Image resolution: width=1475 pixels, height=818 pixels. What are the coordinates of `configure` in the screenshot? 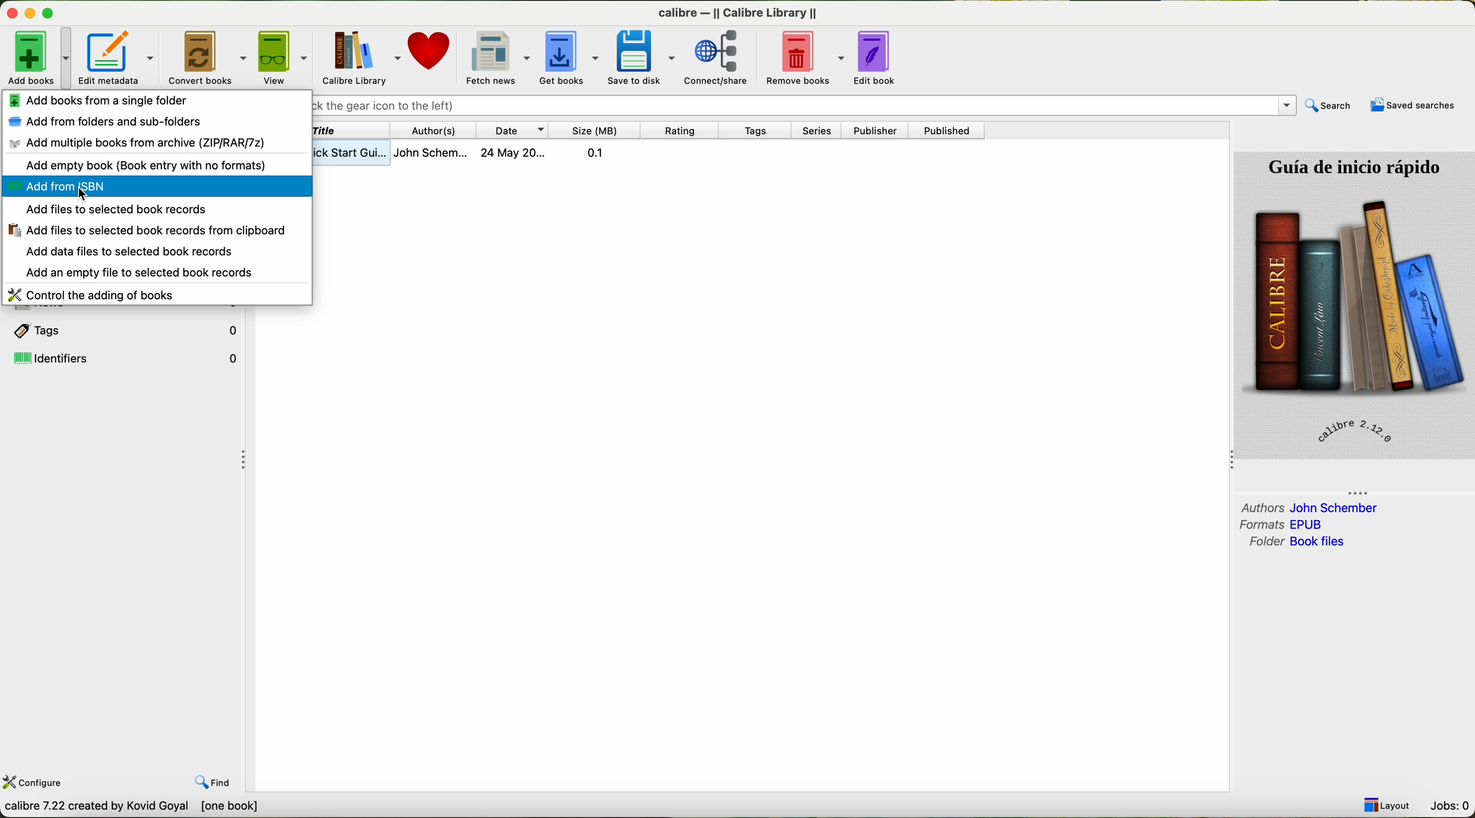 It's located at (34, 784).